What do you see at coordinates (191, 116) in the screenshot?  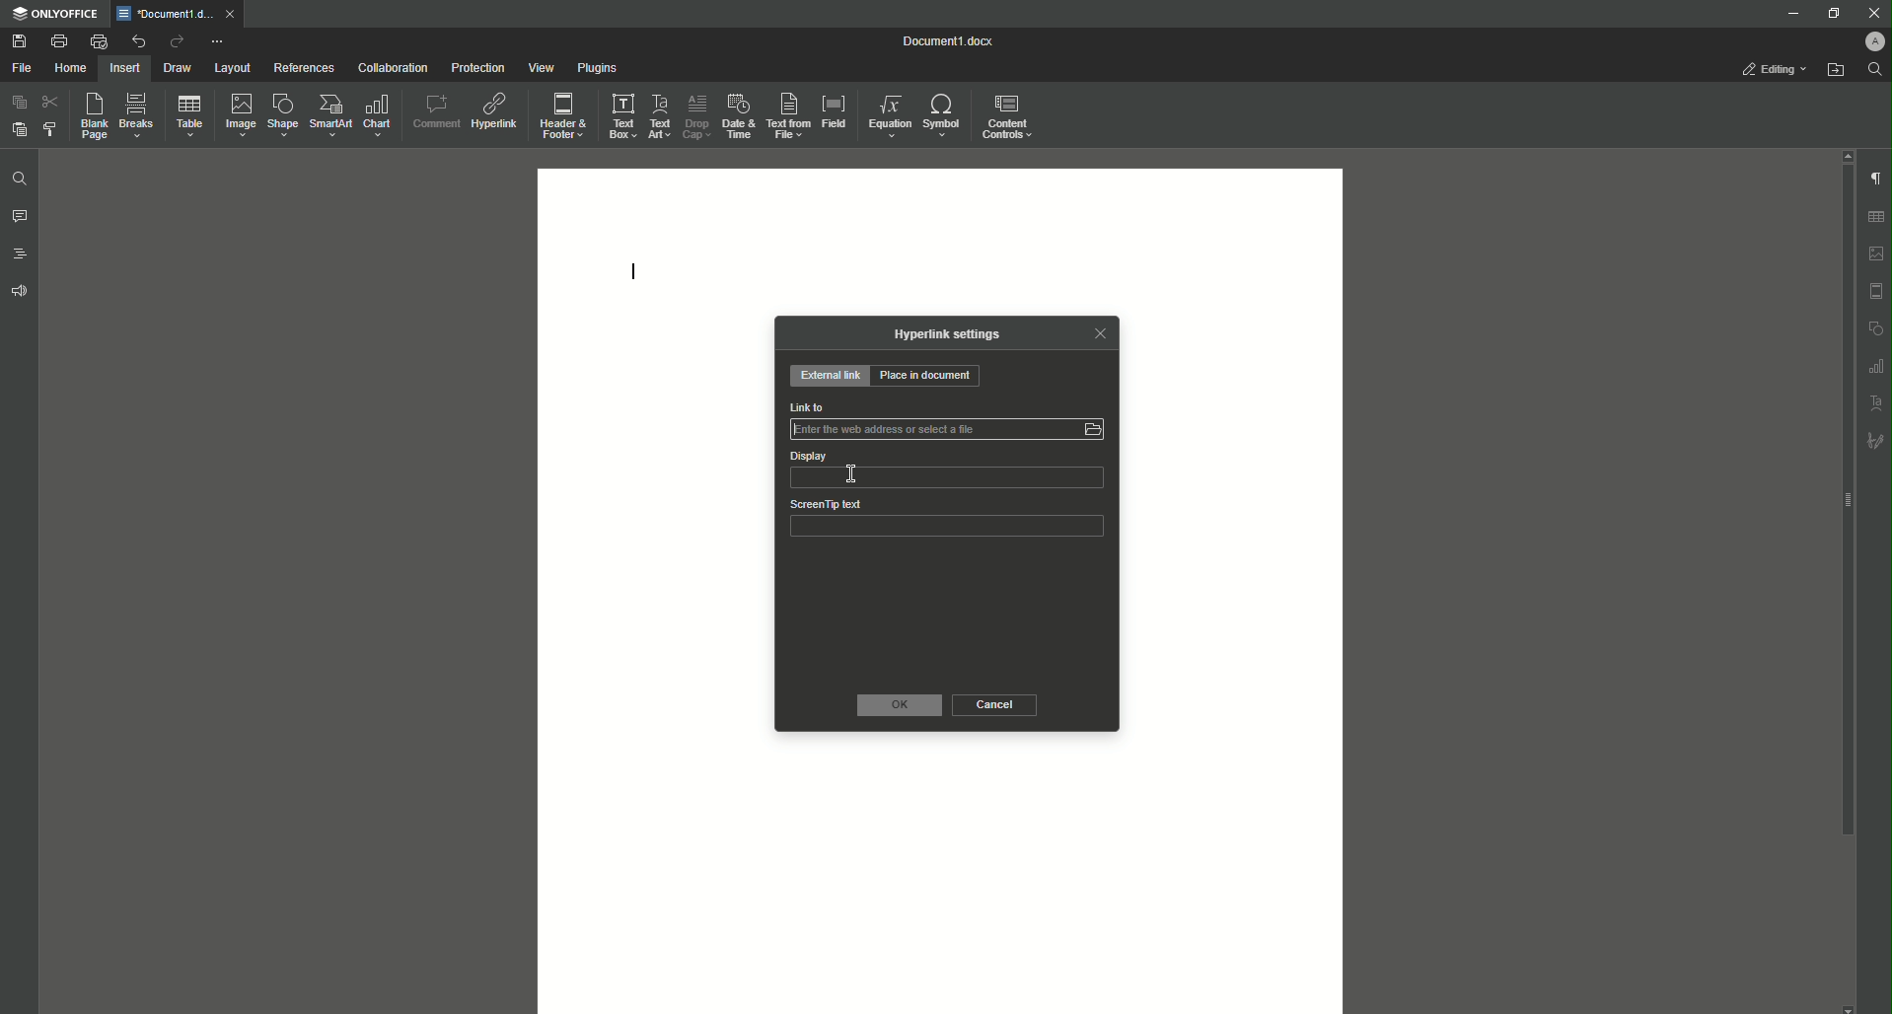 I see `Table` at bounding box center [191, 116].